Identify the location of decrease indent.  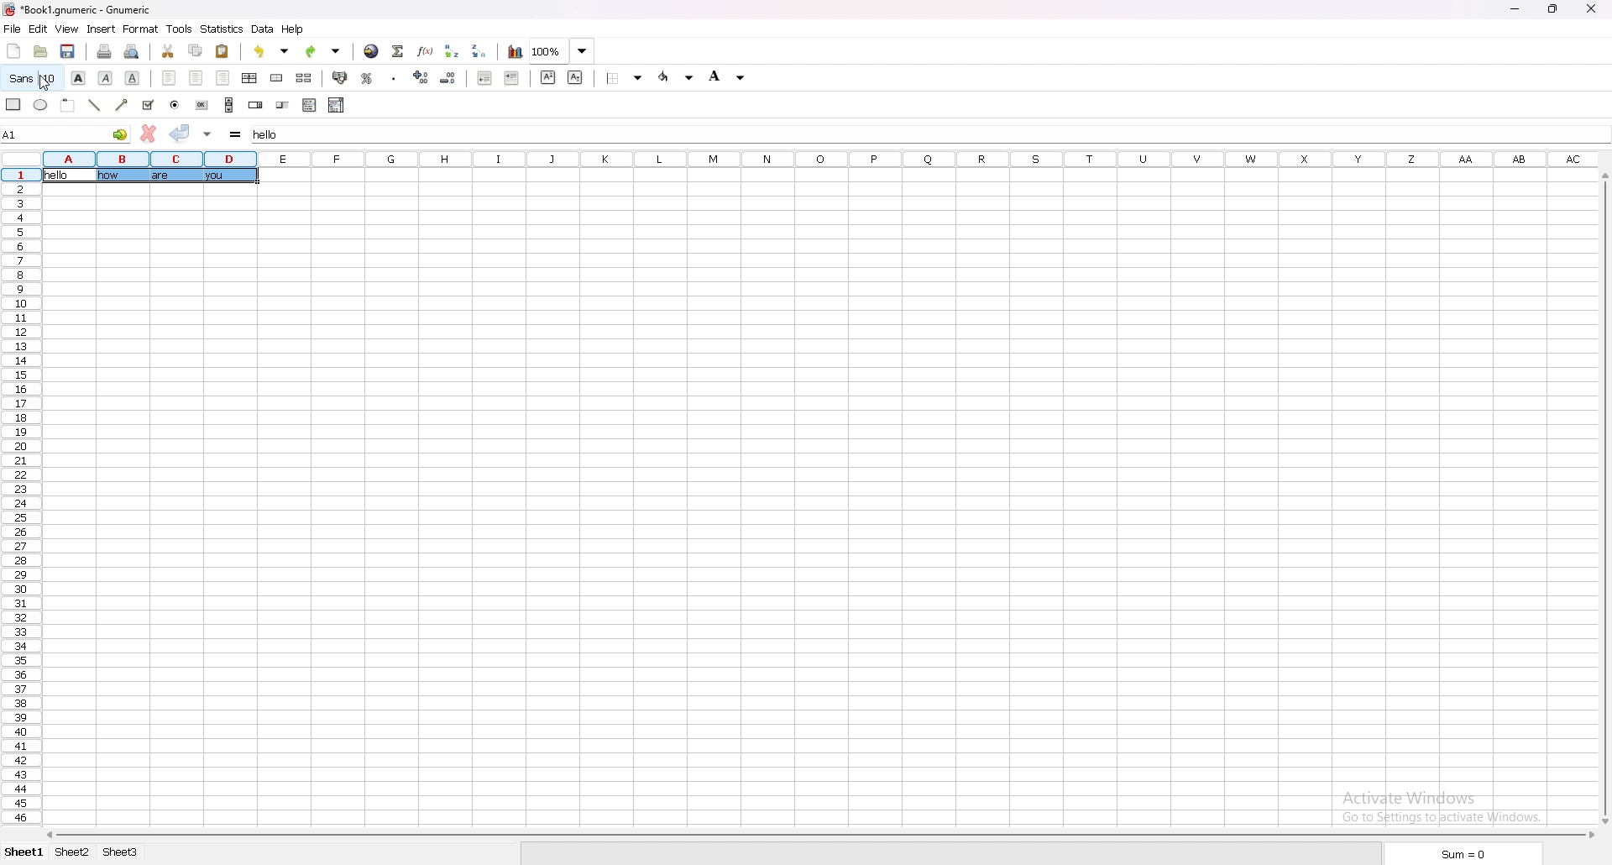
(485, 78).